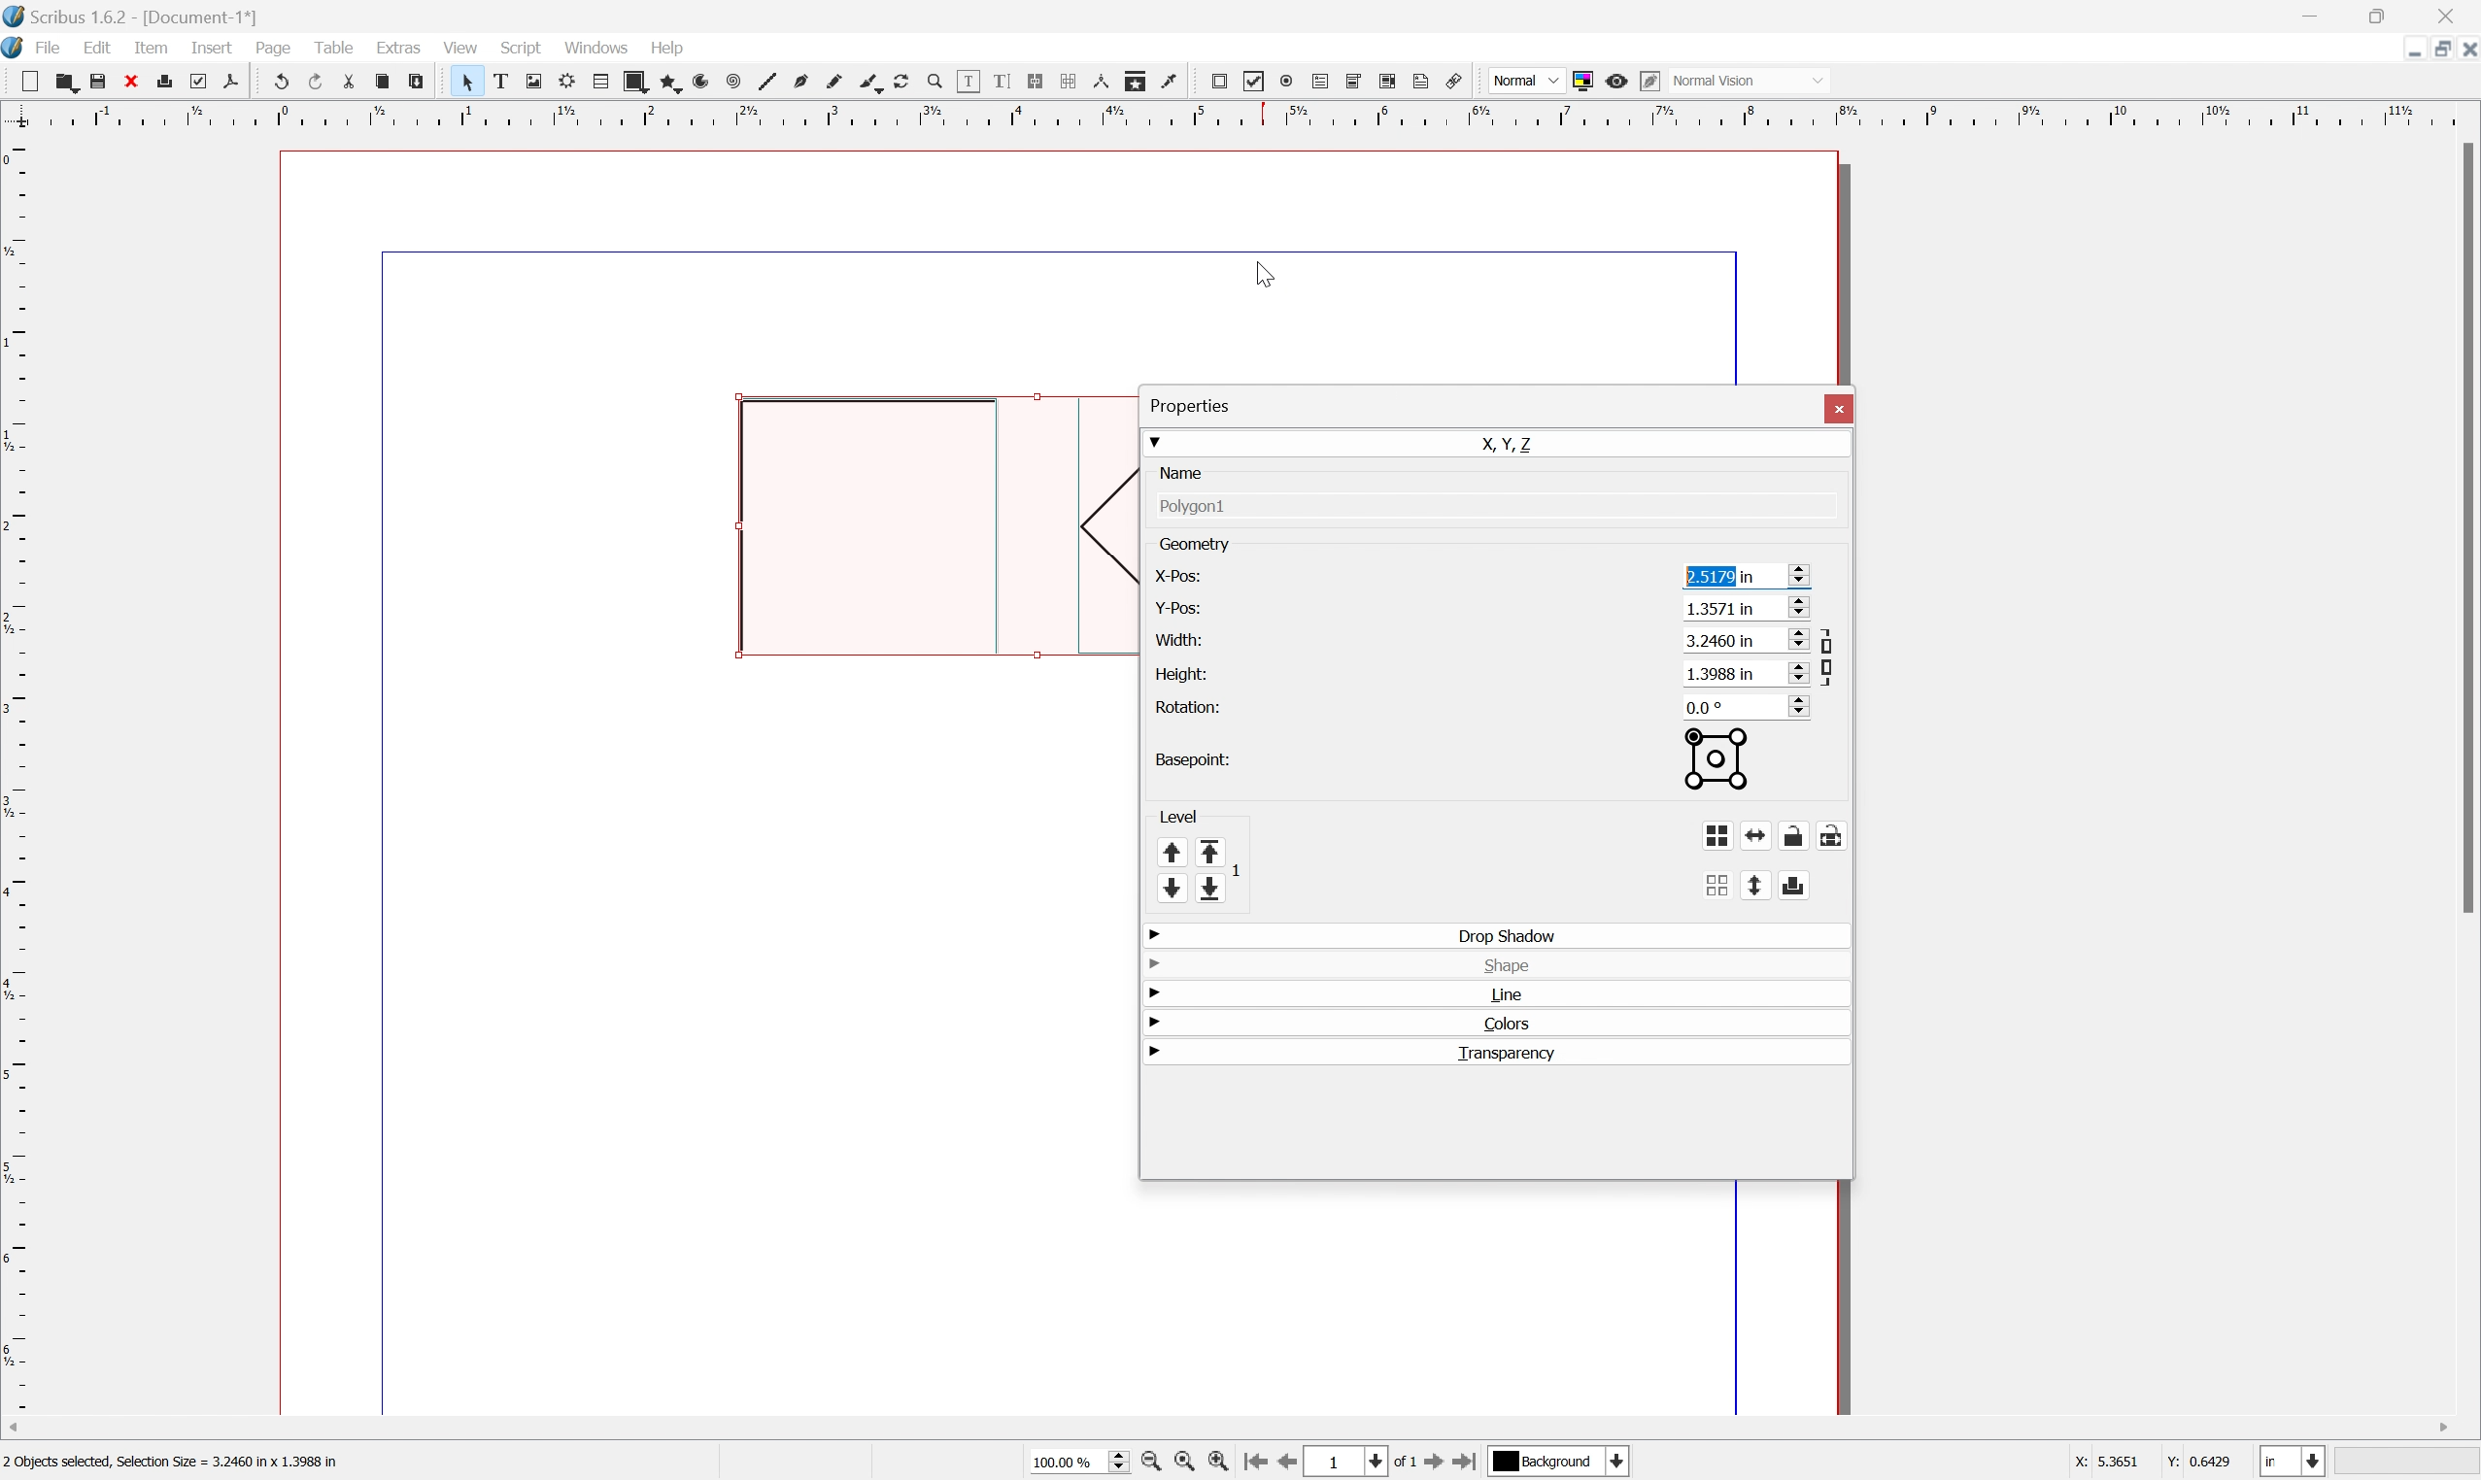 The image size is (2481, 1480). I want to click on file, so click(51, 46).